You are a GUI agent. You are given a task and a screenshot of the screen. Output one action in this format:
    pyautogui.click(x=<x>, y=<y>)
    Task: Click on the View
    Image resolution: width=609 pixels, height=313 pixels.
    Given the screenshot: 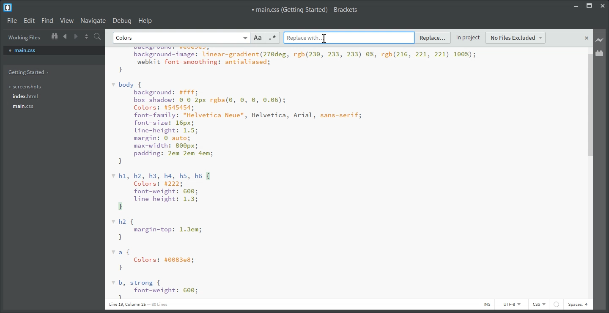 What is the action you would take?
    pyautogui.click(x=67, y=20)
    